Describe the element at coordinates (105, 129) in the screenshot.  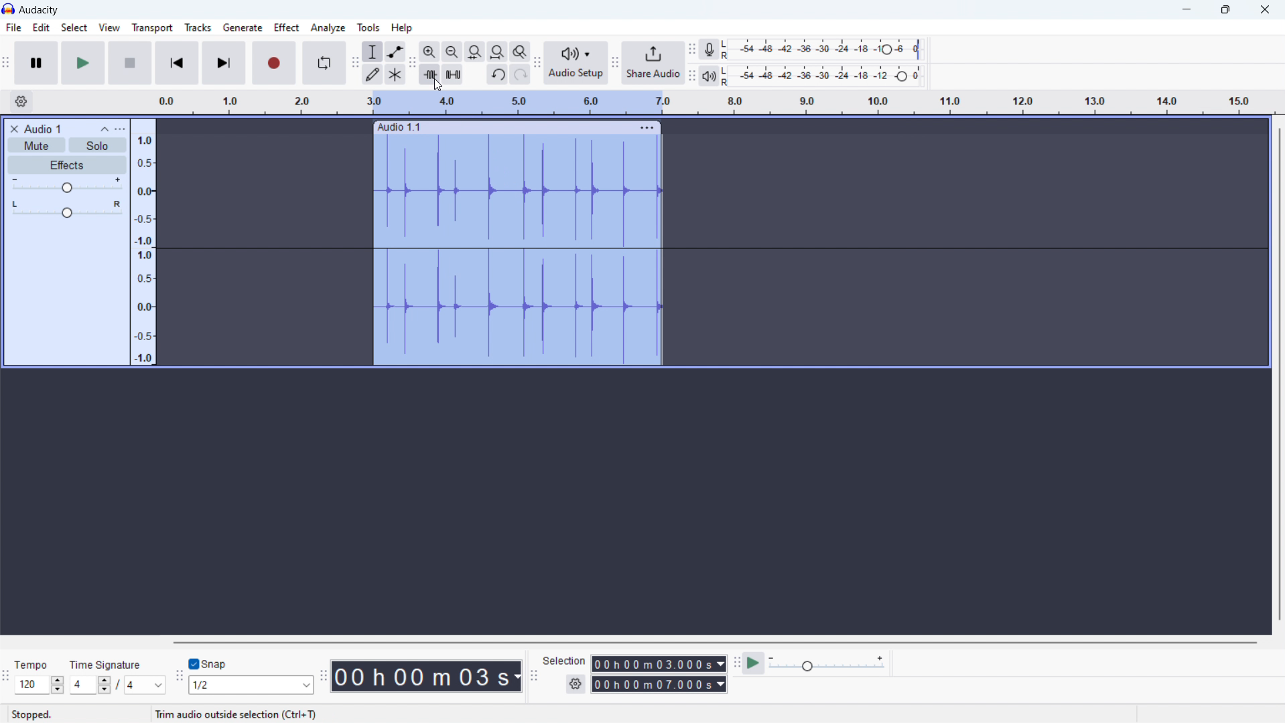
I see `collapse` at that location.